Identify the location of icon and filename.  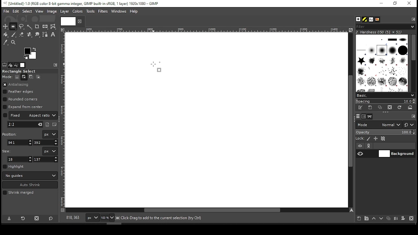
(82, 3).